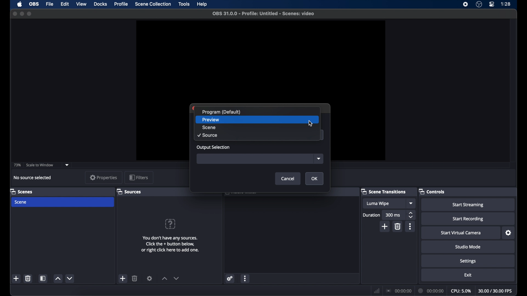 The height and width of the screenshot is (296, 527). What do you see at coordinates (461, 233) in the screenshot?
I see `start virtual camera` at bounding box center [461, 233].